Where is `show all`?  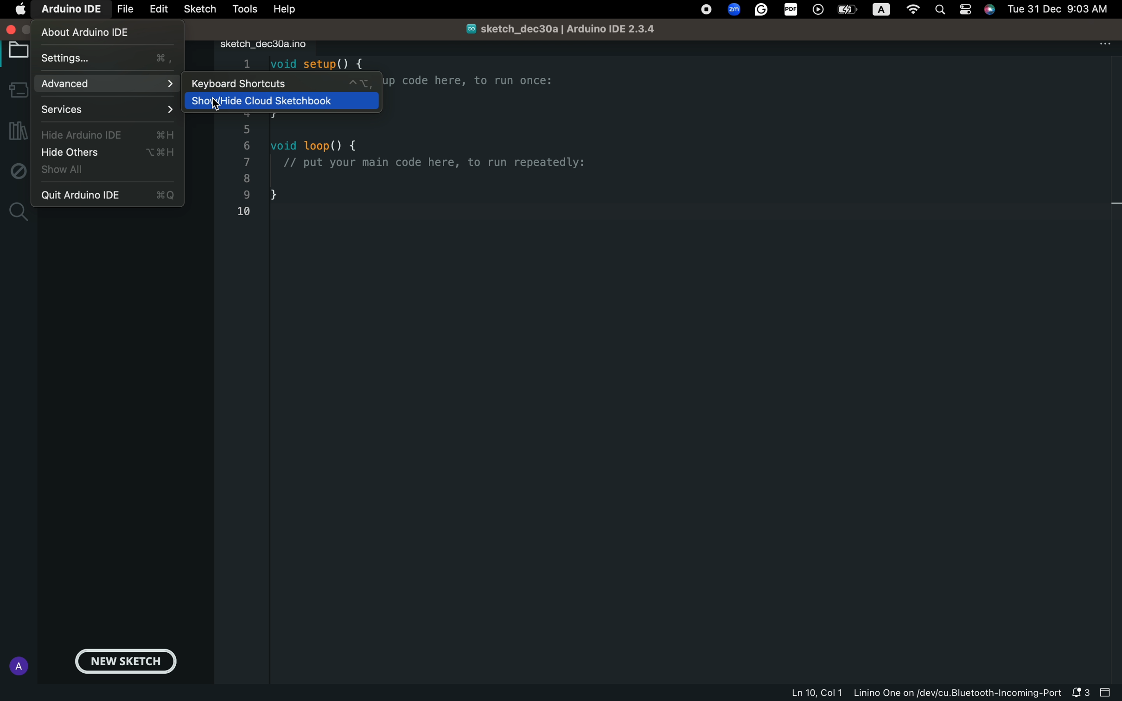 show all is located at coordinates (108, 172).